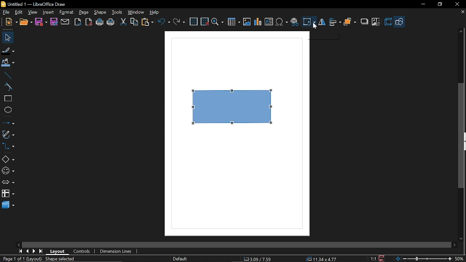 Image resolution: width=466 pixels, height=262 pixels. What do you see at coordinates (269, 22) in the screenshot?
I see `insert text` at bounding box center [269, 22].